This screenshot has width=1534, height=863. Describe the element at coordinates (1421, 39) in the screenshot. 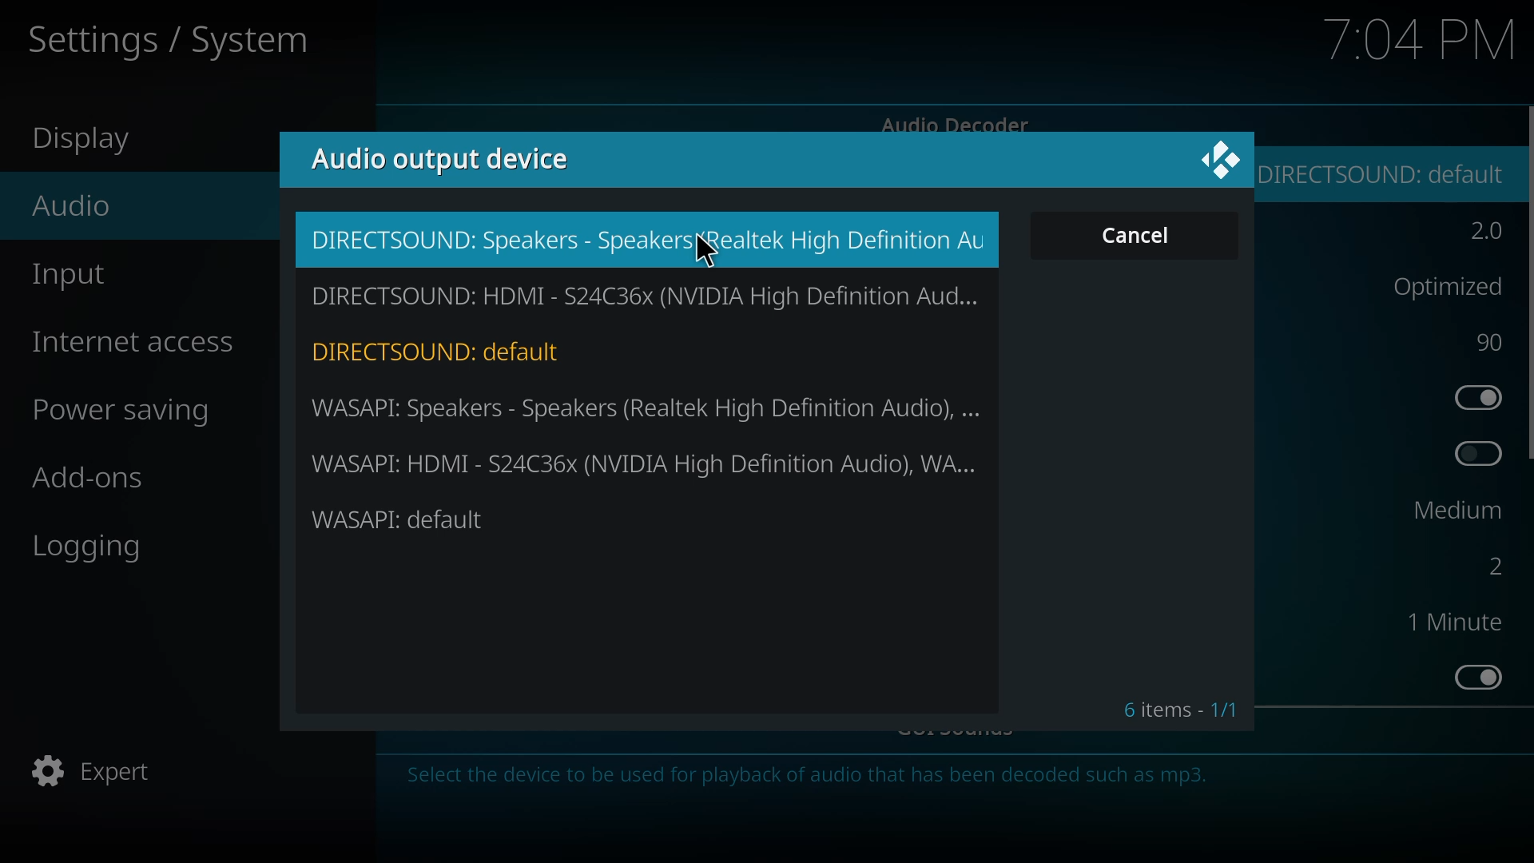

I see `time` at that location.